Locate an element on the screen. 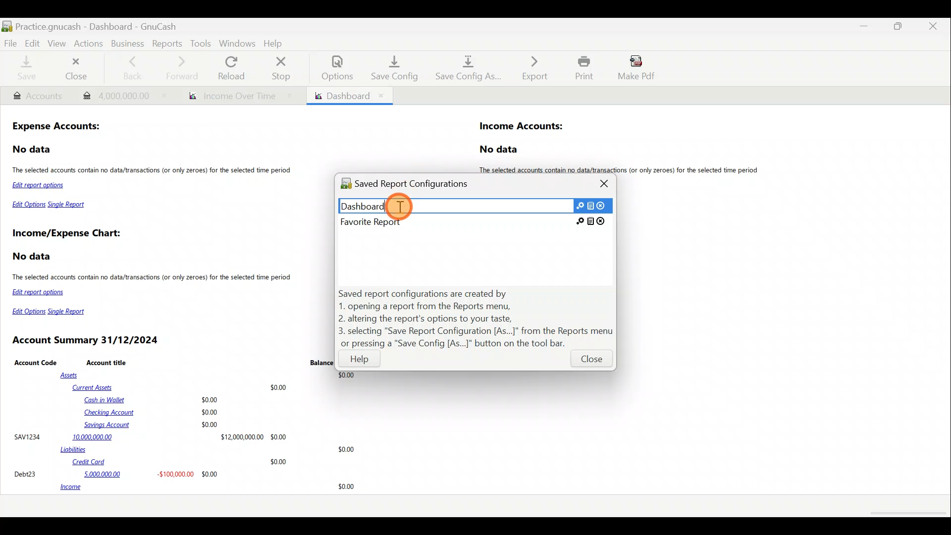  Back is located at coordinates (132, 67).